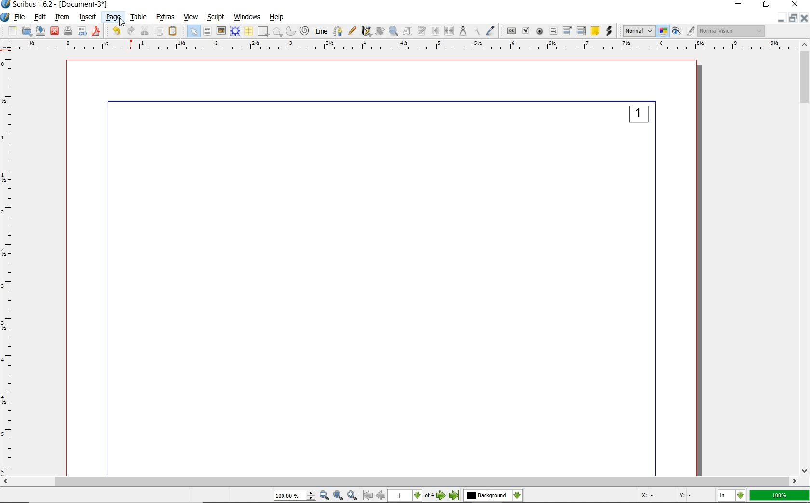 The height and width of the screenshot is (503, 810). What do you see at coordinates (407, 31) in the screenshot?
I see `edit contents of frame` at bounding box center [407, 31].